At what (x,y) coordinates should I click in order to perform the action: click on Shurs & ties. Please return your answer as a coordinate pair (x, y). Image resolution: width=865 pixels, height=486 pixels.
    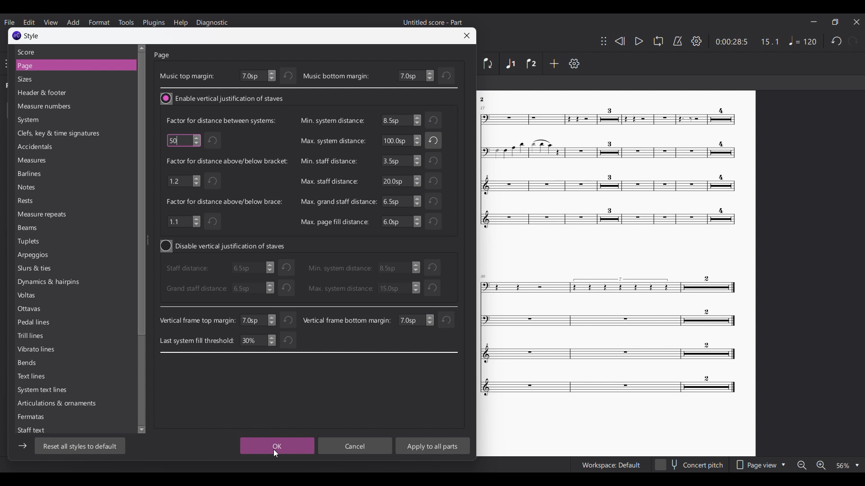
    Looking at the image, I should click on (41, 269).